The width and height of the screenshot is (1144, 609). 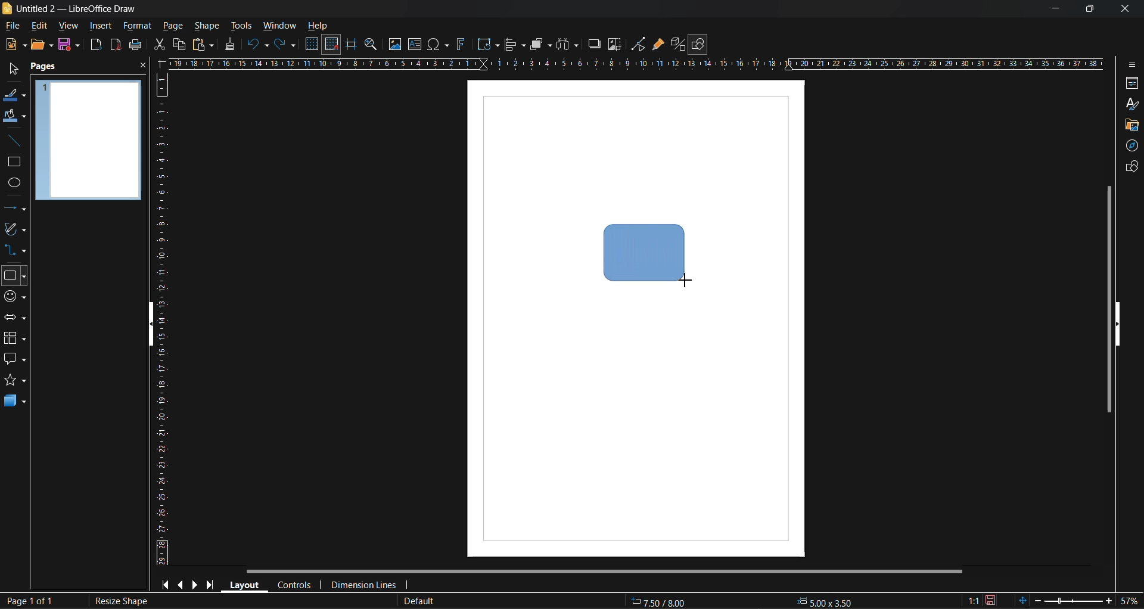 What do you see at coordinates (1036, 599) in the screenshot?
I see `zoom out` at bounding box center [1036, 599].